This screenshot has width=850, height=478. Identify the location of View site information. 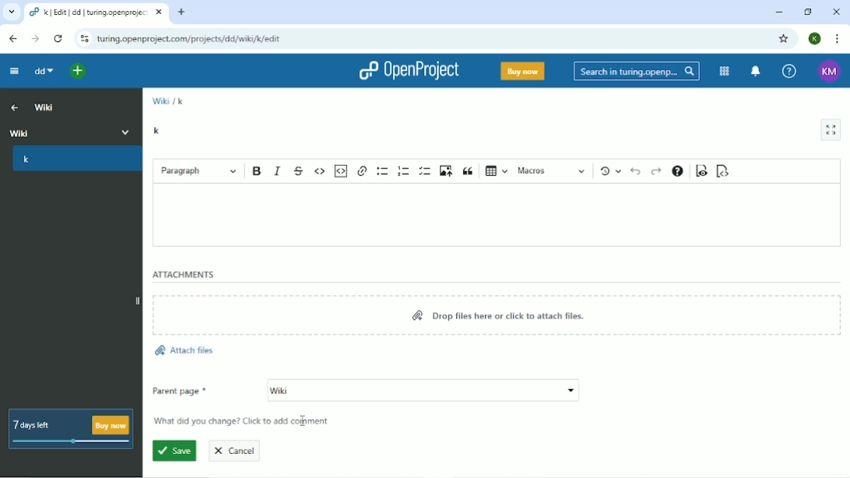
(85, 39).